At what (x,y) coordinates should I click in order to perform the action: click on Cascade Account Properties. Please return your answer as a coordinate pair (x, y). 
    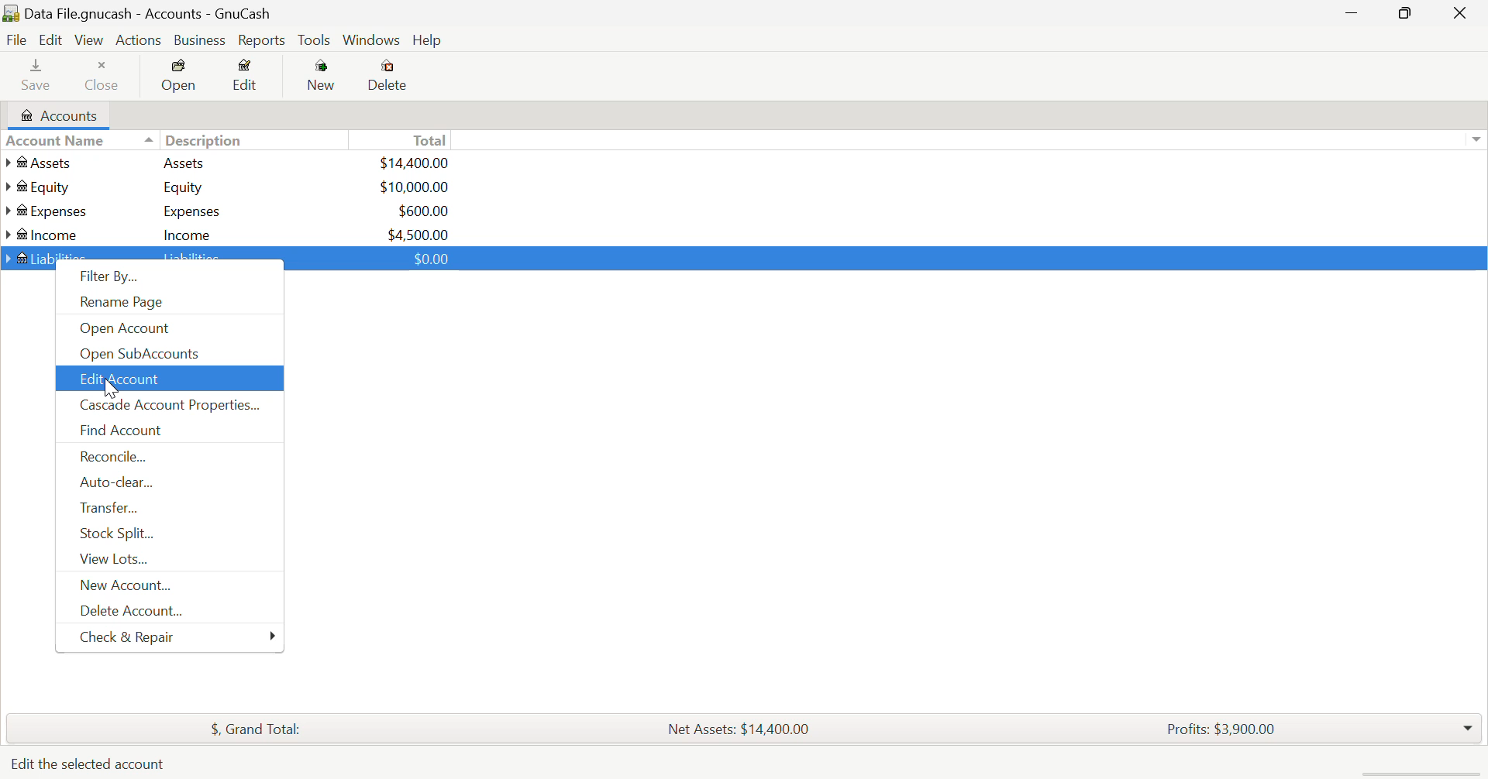
    Looking at the image, I should click on (169, 406).